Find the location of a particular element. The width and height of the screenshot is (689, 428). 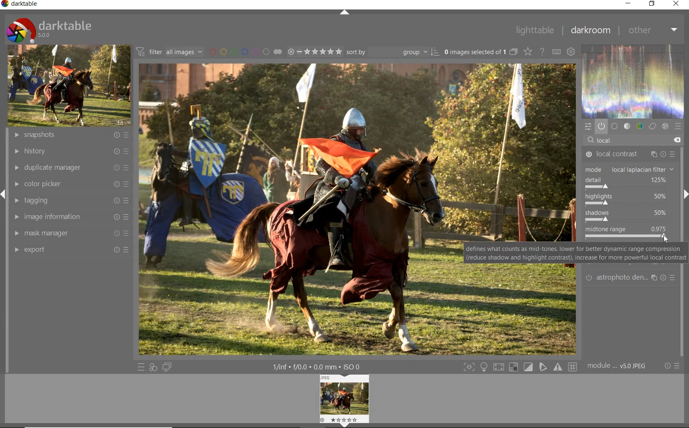

show only active modules is located at coordinates (601, 125).